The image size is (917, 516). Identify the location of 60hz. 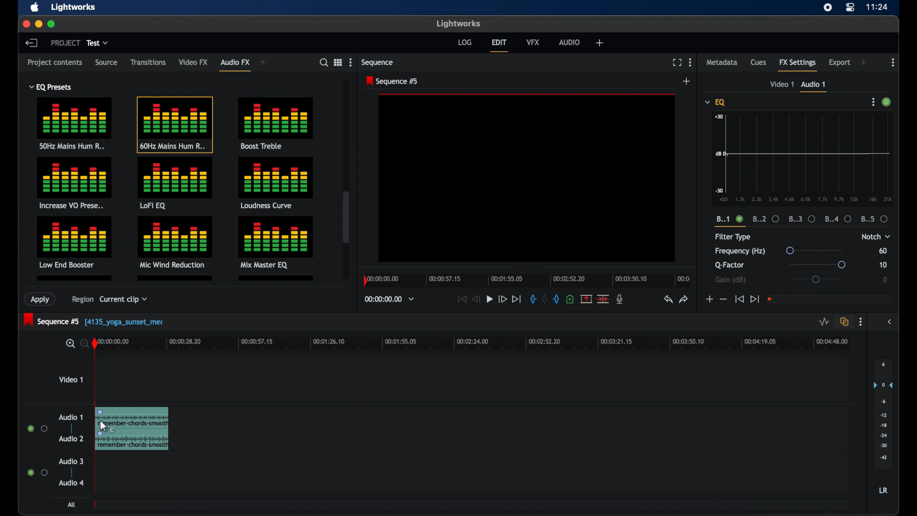
(174, 124).